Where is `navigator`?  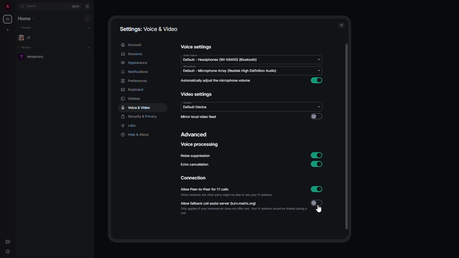
navigator is located at coordinates (87, 6).